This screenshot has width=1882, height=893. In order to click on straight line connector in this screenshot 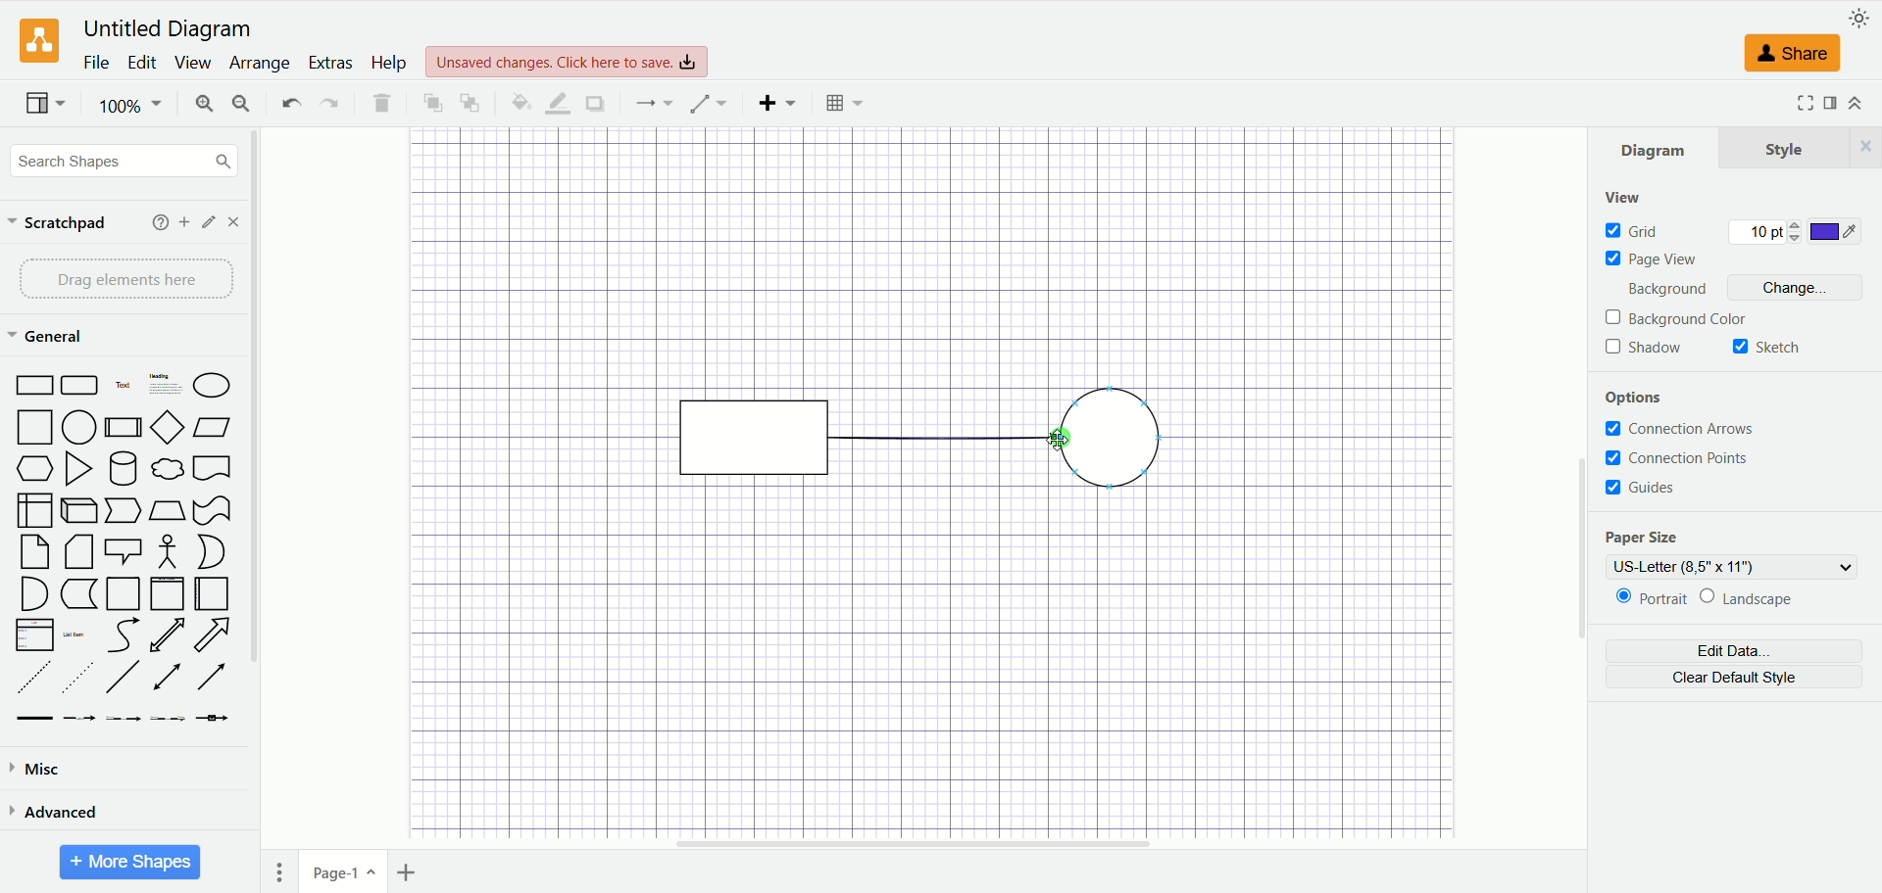, I will do `click(934, 440)`.